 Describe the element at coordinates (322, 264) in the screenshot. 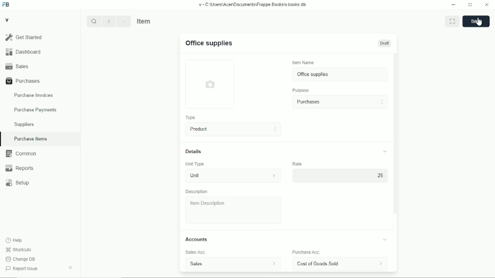

I see `cost of goods sold` at that location.